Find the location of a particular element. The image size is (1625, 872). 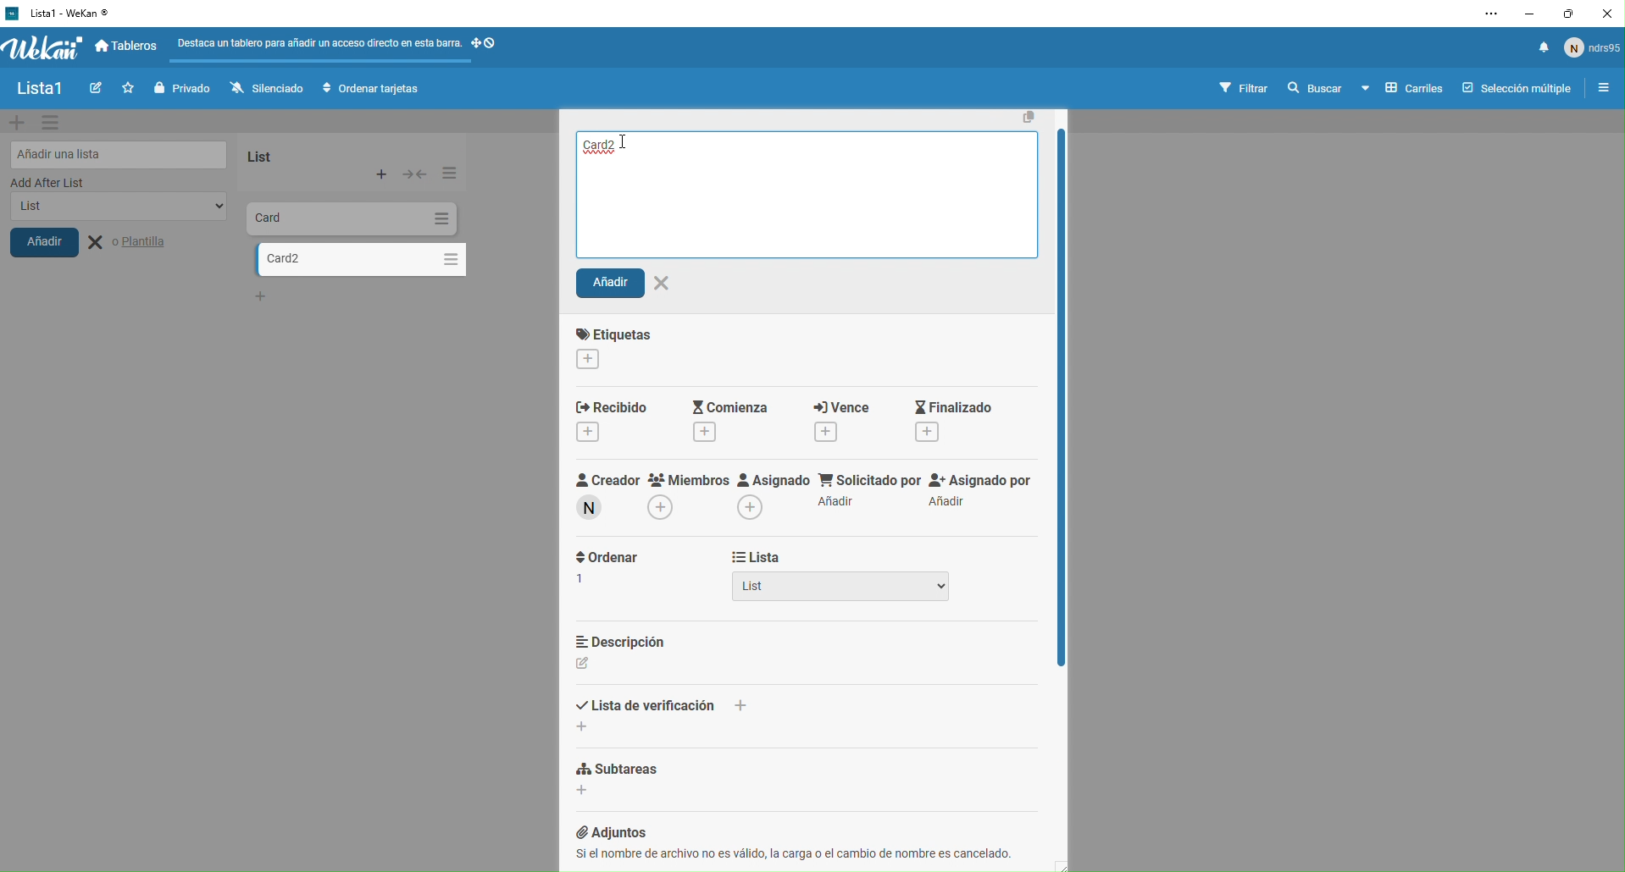

opciones is located at coordinates (1600, 90).